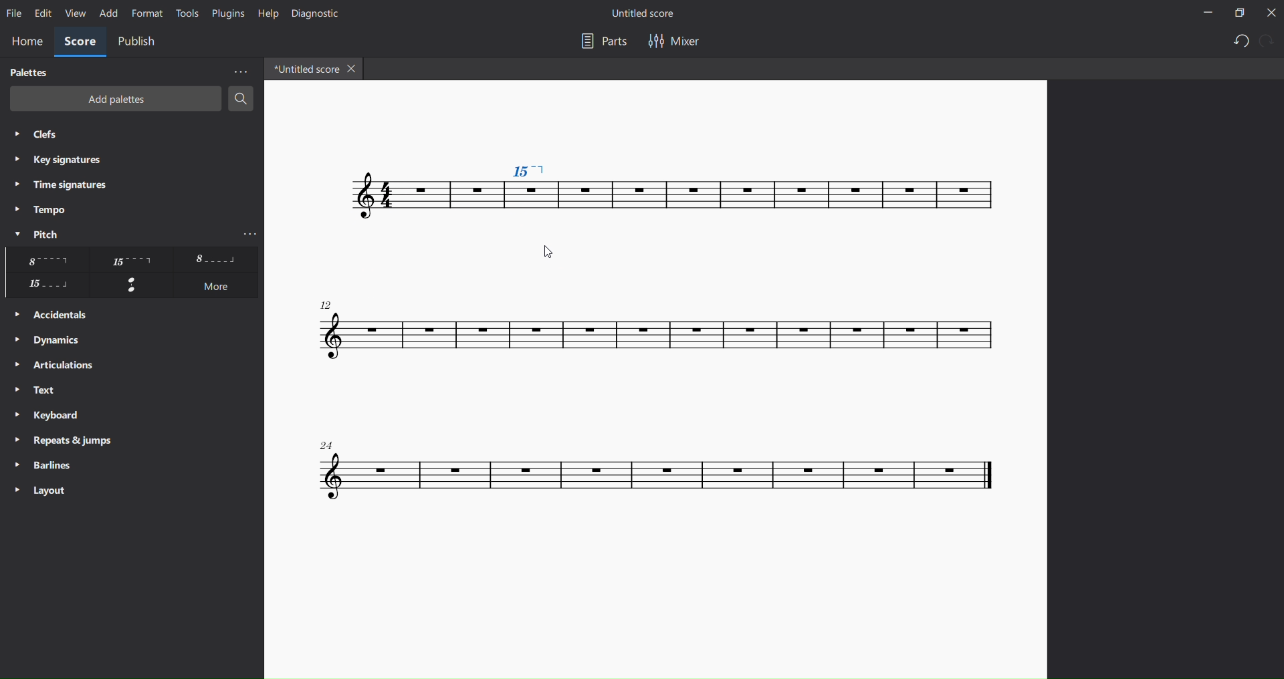  What do you see at coordinates (29, 72) in the screenshot?
I see `palettes` at bounding box center [29, 72].